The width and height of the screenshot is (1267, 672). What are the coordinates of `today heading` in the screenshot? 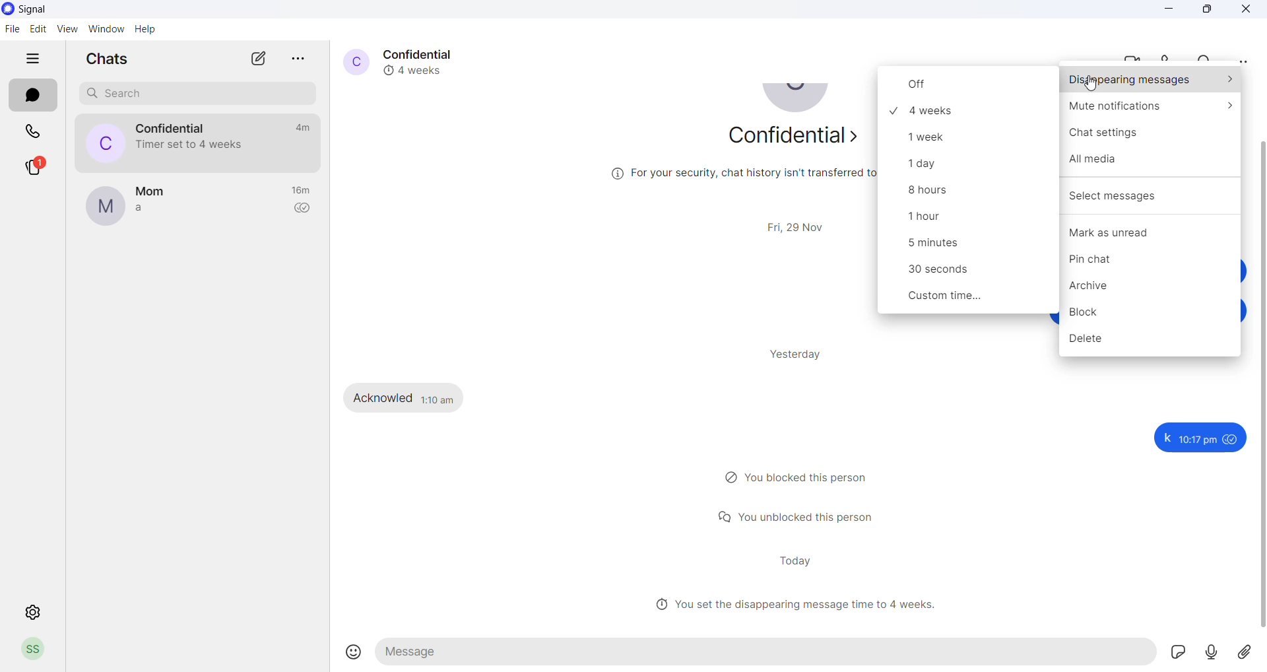 It's located at (795, 560).